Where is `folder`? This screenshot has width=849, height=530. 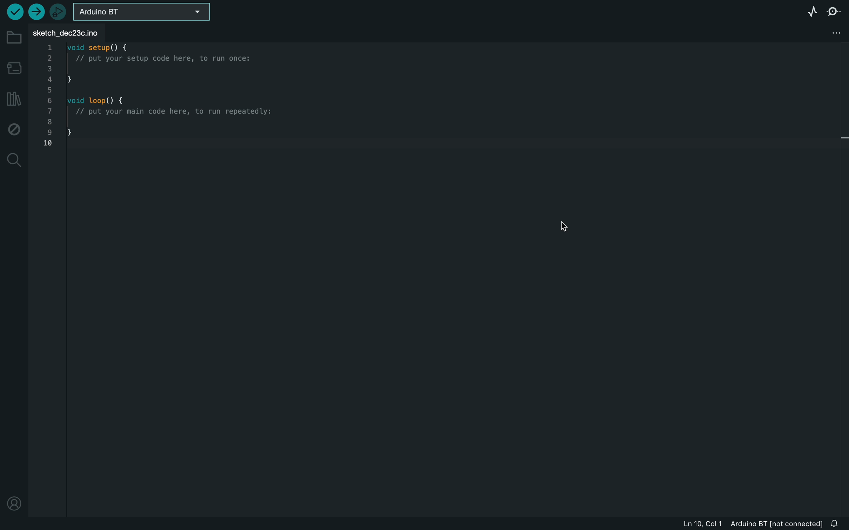
folder is located at coordinates (12, 34).